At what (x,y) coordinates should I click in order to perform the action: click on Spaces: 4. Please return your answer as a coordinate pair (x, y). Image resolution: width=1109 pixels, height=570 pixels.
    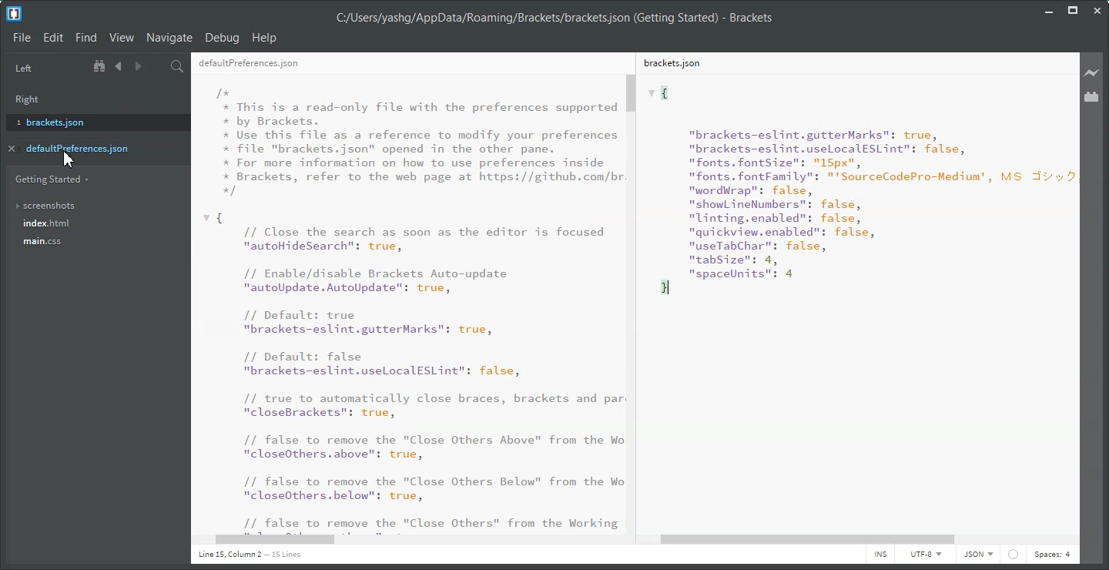
    Looking at the image, I should click on (1052, 555).